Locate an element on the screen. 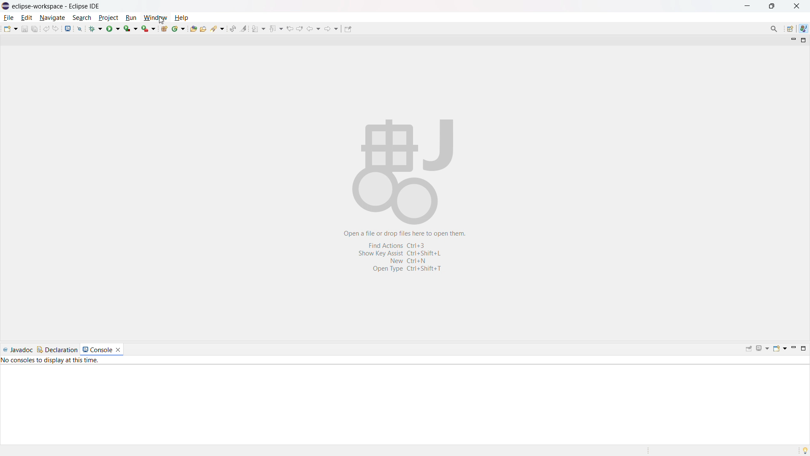 This screenshot has height=456, width=810. skip all breakpoints is located at coordinates (80, 29).